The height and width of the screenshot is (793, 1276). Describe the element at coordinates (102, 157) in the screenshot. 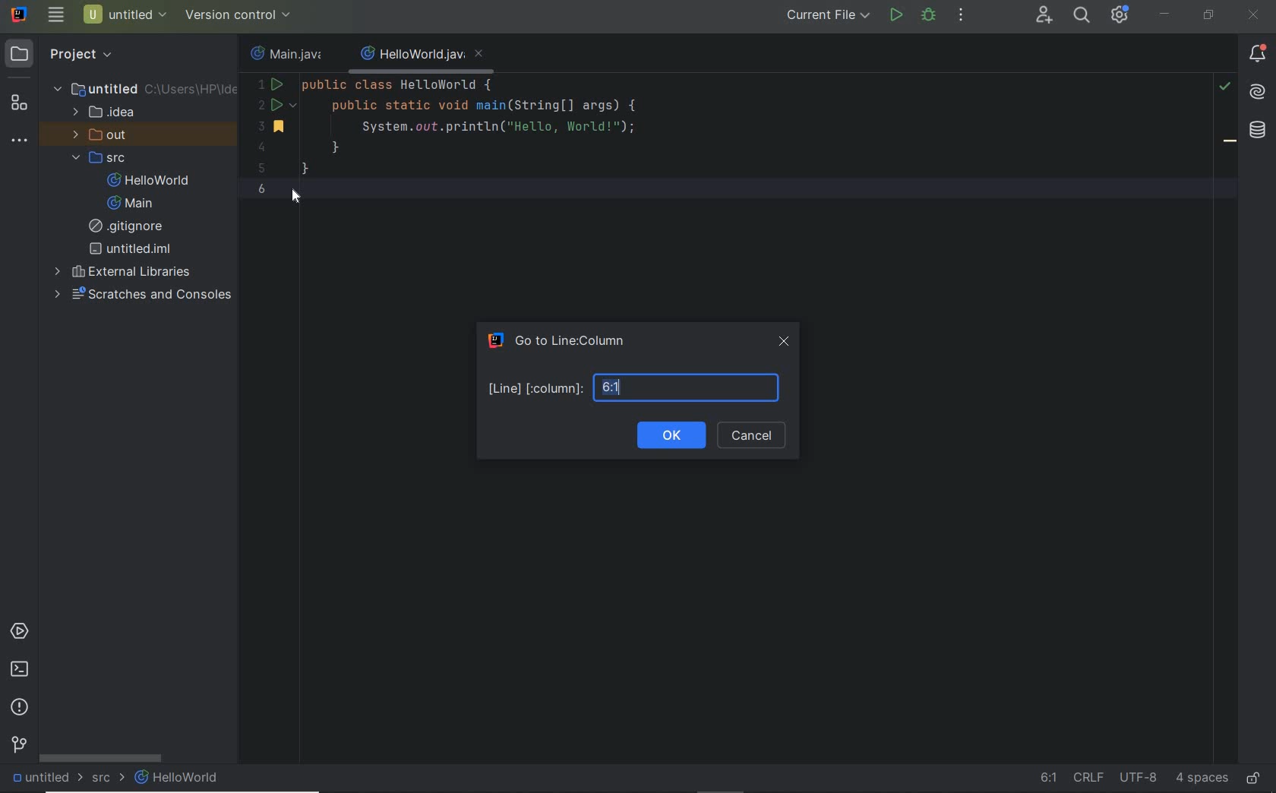

I see `src` at that location.